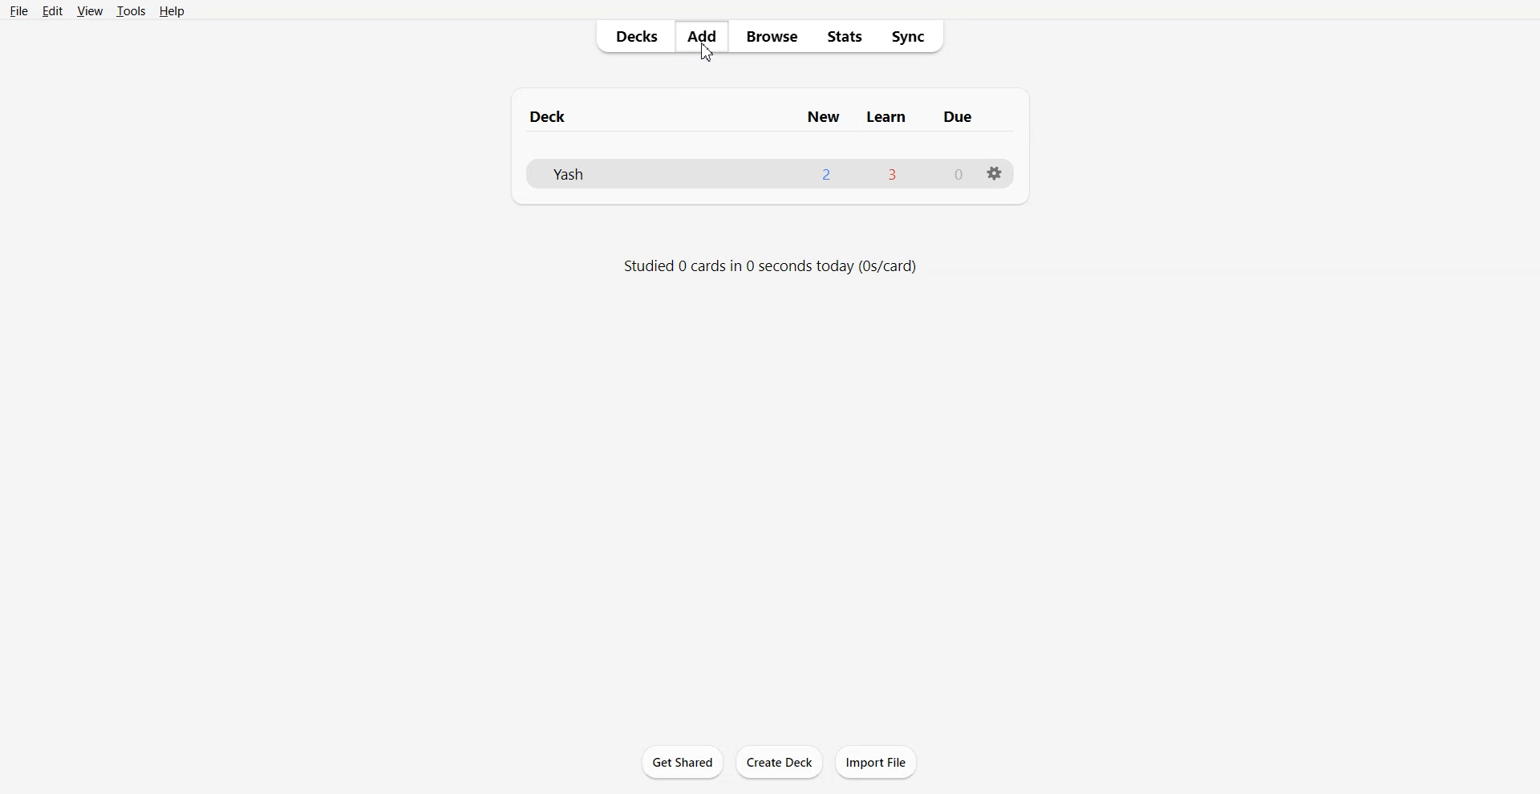  What do you see at coordinates (551, 115) in the screenshot?
I see `Deck` at bounding box center [551, 115].